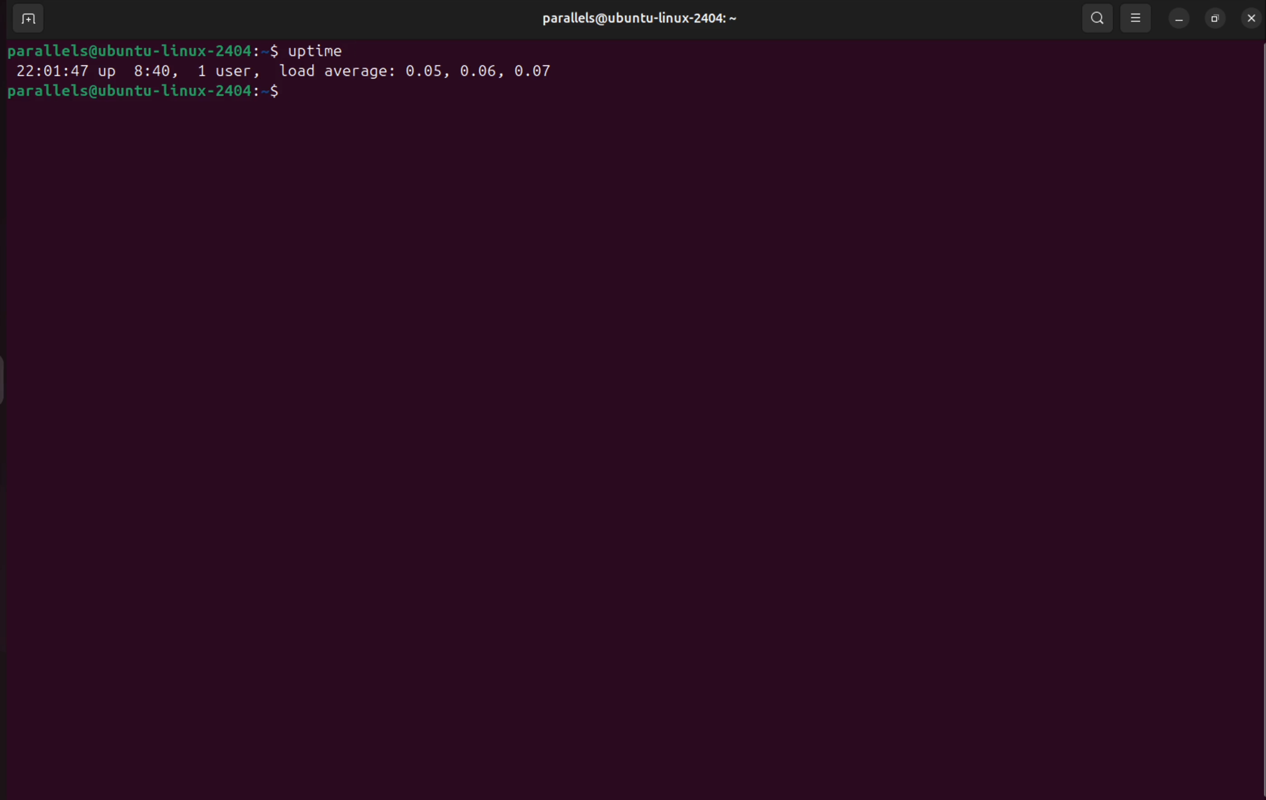  What do you see at coordinates (482, 72) in the screenshot?
I see `0.06` at bounding box center [482, 72].